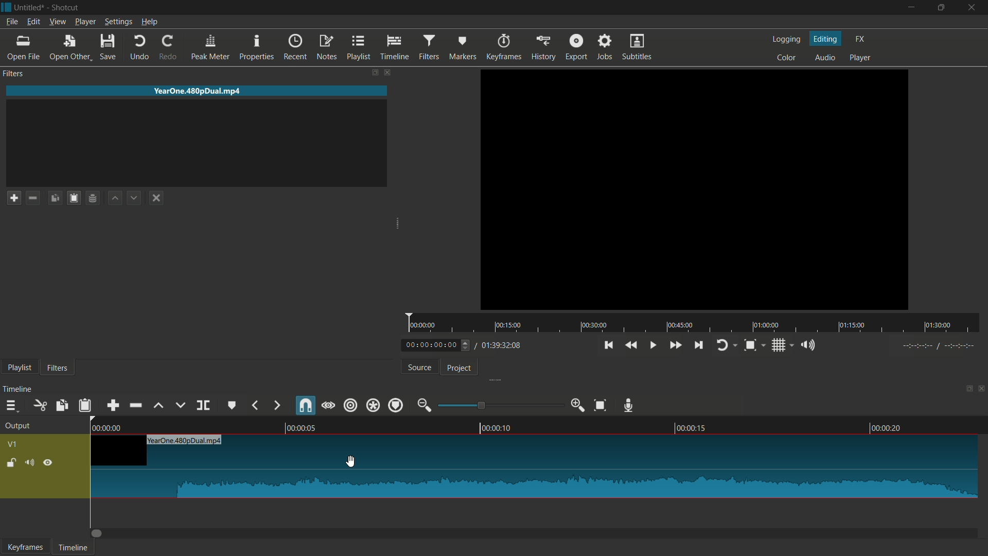  I want to click on ripple all tracks, so click(373, 405).